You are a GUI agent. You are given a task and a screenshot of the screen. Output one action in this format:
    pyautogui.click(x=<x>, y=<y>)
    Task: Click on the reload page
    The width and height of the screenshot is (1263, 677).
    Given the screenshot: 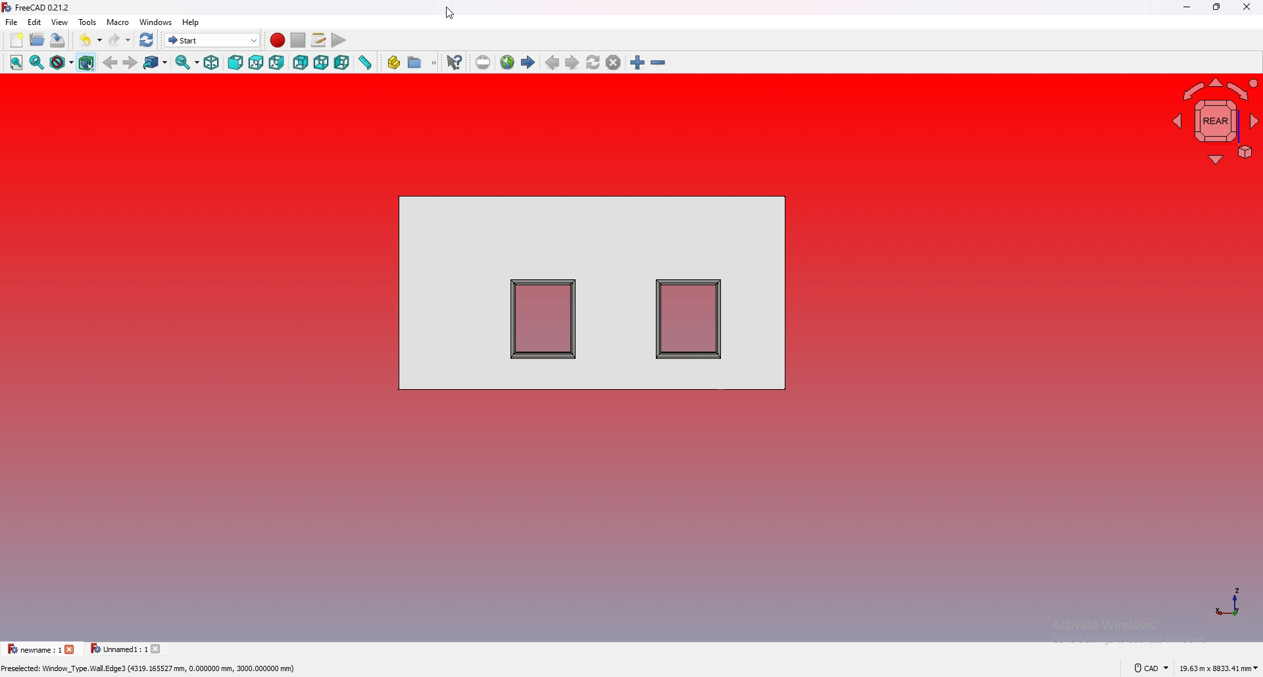 What is the action you would take?
    pyautogui.click(x=593, y=62)
    